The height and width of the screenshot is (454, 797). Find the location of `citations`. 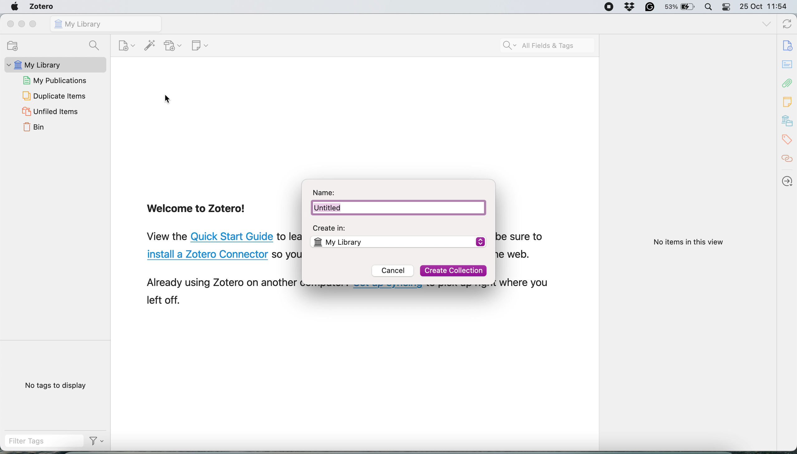

citations is located at coordinates (788, 159).